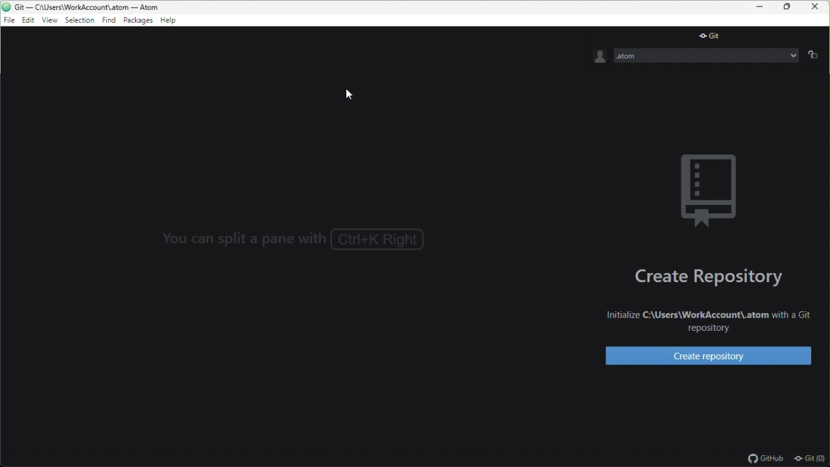 Image resolution: width=830 pixels, height=467 pixels. Describe the element at coordinates (788, 6) in the screenshot. I see `restore` at that location.